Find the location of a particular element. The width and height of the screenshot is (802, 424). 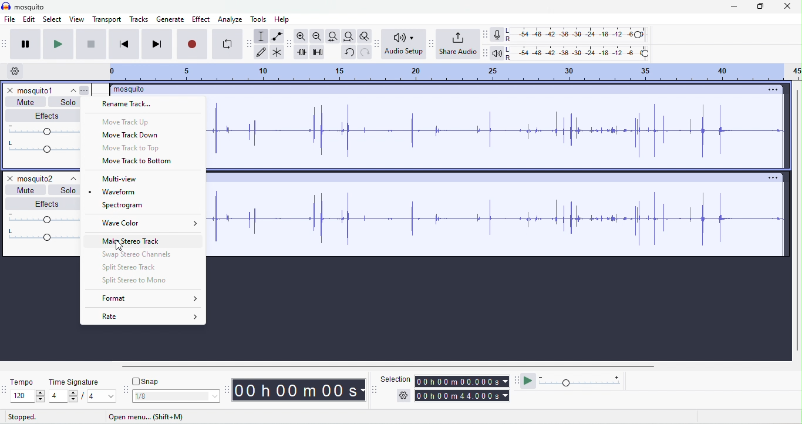

draw is located at coordinates (261, 52).